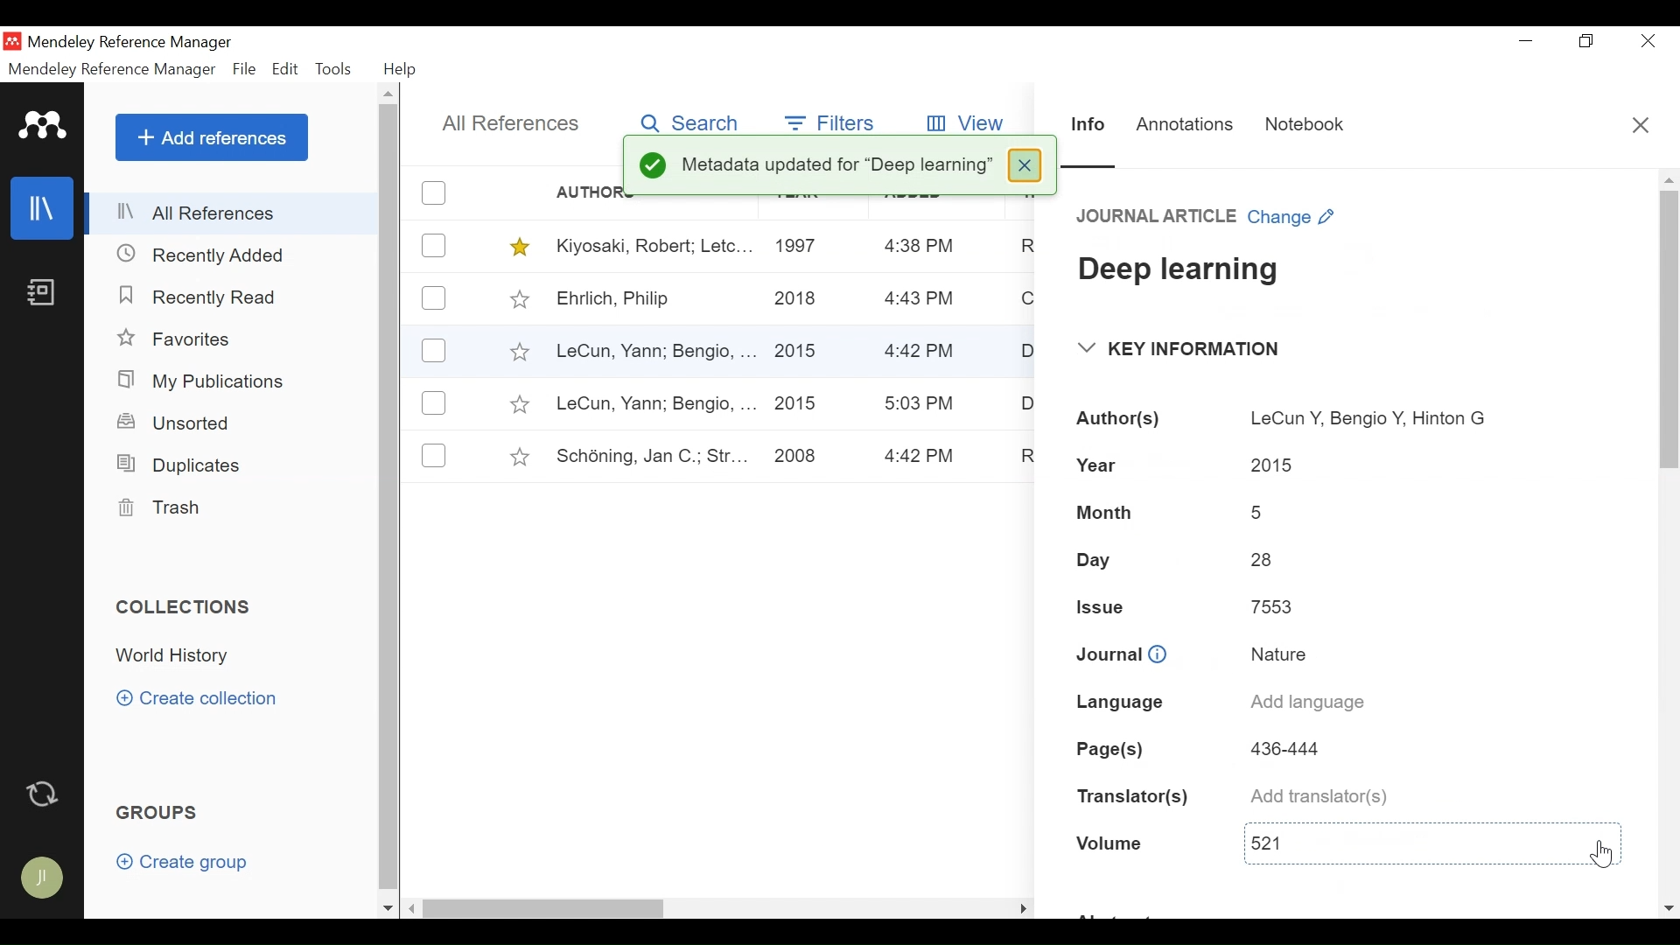  What do you see at coordinates (921, 353) in the screenshot?
I see `Time` at bounding box center [921, 353].